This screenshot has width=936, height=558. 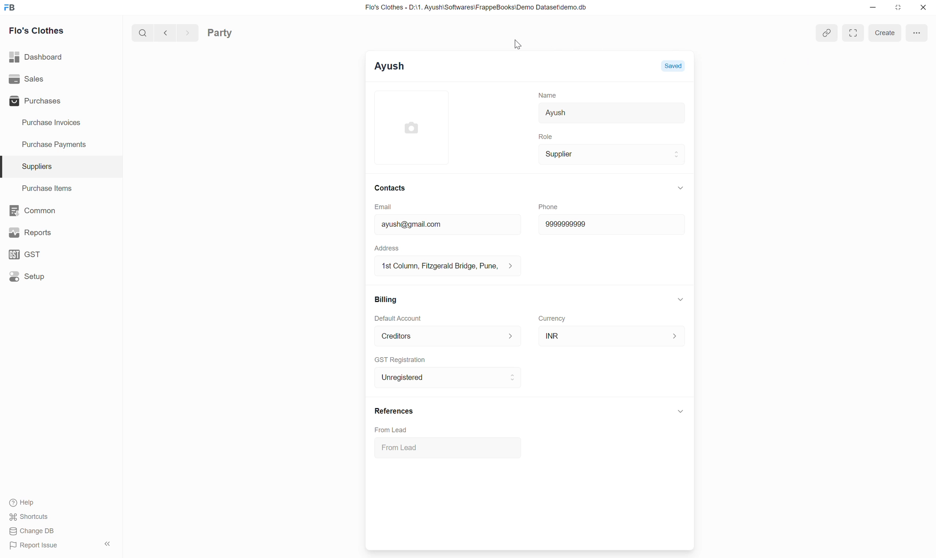 I want to click on Report Issue, so click(x=35, y=546).